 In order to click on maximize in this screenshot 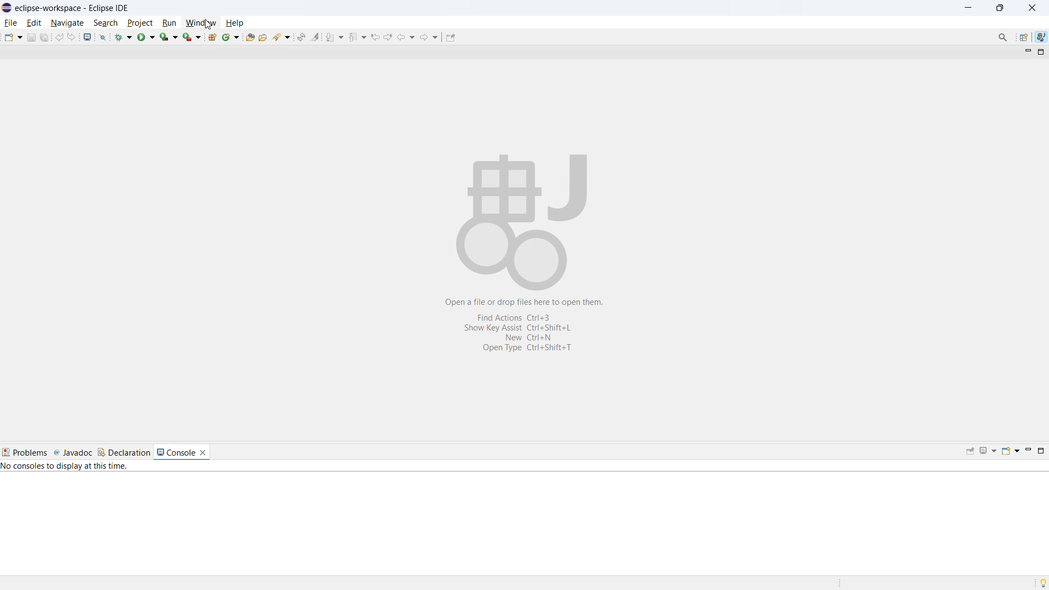, I will do `click(1000, 8)`.